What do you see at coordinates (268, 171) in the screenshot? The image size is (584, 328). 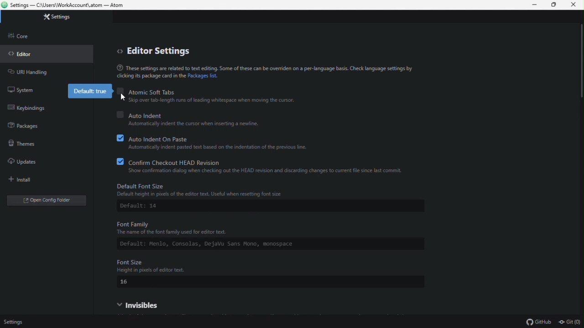 I see `‘Show confirmation dialog when checking out the HEAD revision and discarding changes to current file since last commit.` at bounding box center [268, 171].